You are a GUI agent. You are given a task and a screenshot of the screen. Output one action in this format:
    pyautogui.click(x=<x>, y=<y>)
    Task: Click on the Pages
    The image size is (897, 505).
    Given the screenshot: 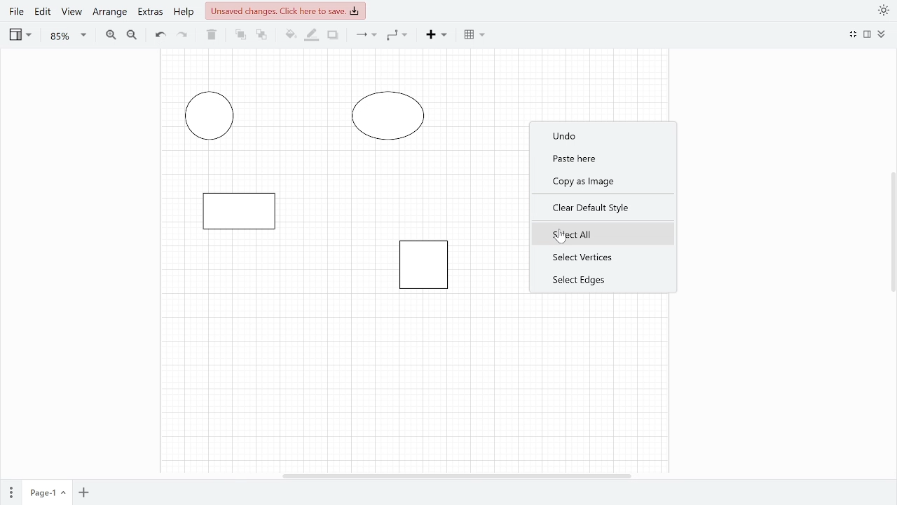 What is the action you would take?
    pyautogui.click(x=12, y=490)
    